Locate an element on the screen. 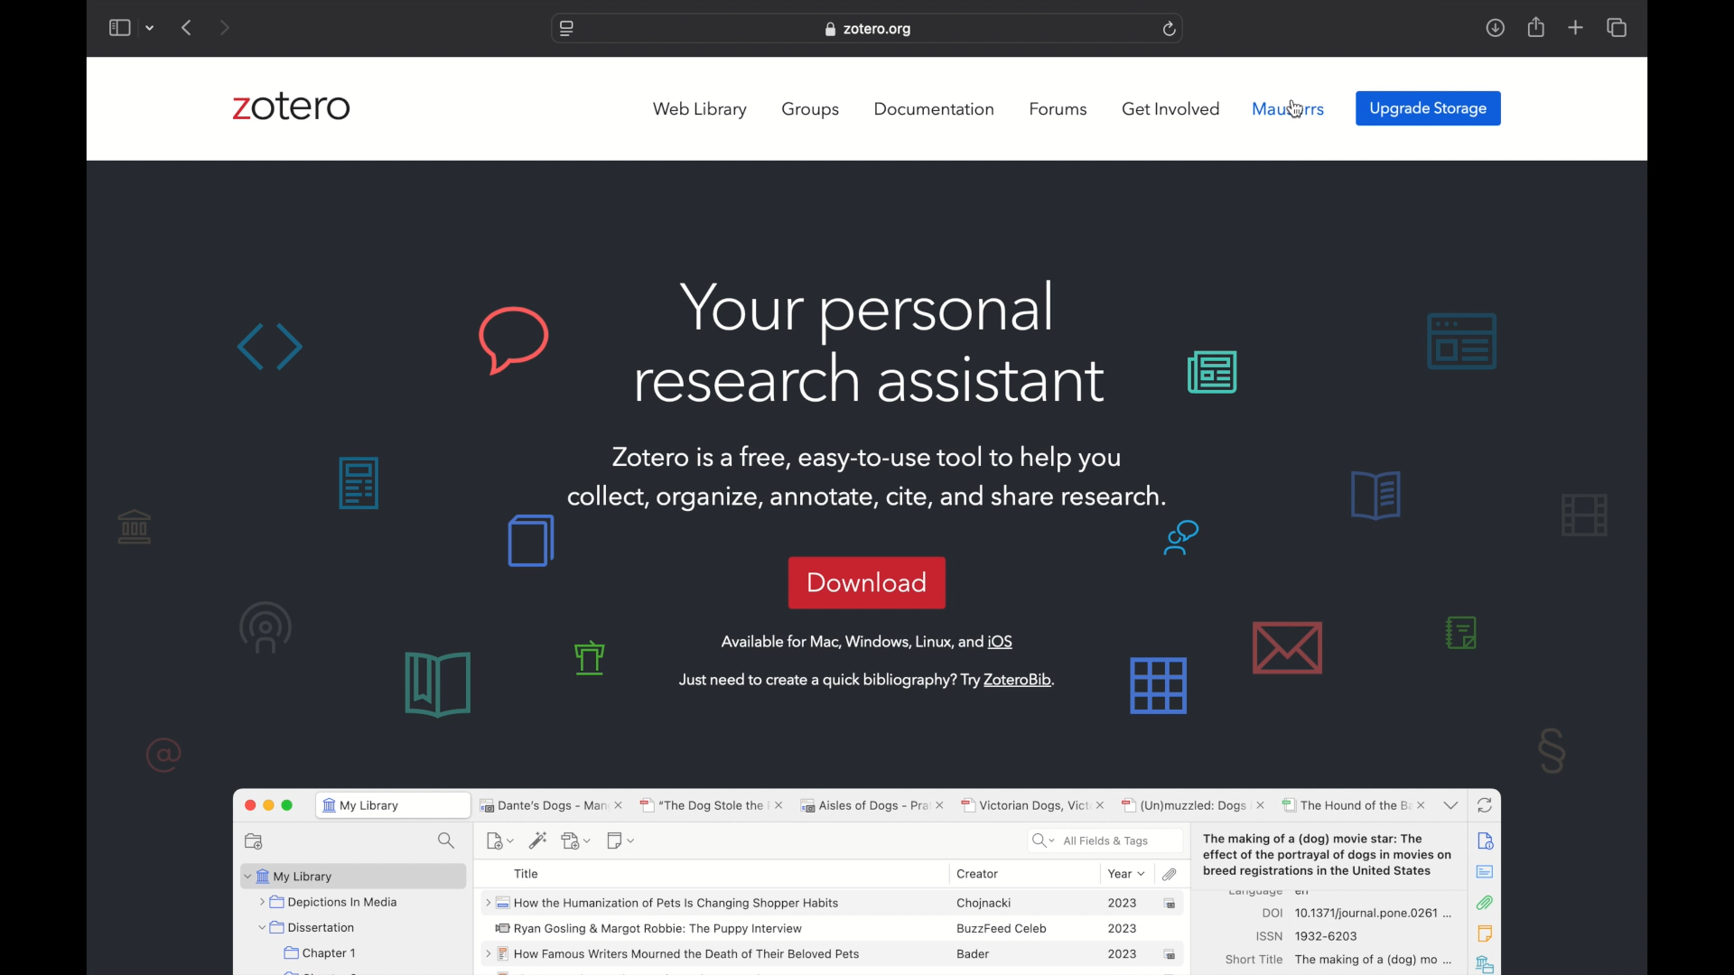 This screenshot has width=1734, height=975. download is located at coordinates (866, 581).